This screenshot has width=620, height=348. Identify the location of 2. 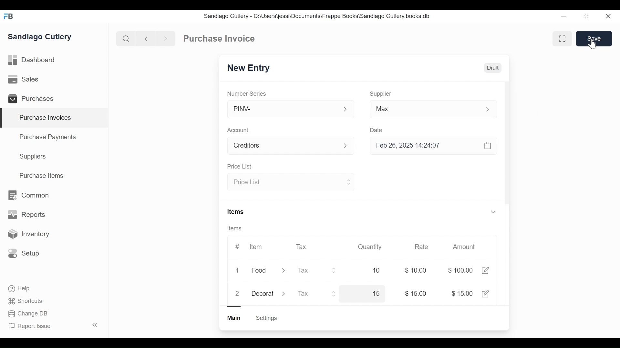
(237, 294).